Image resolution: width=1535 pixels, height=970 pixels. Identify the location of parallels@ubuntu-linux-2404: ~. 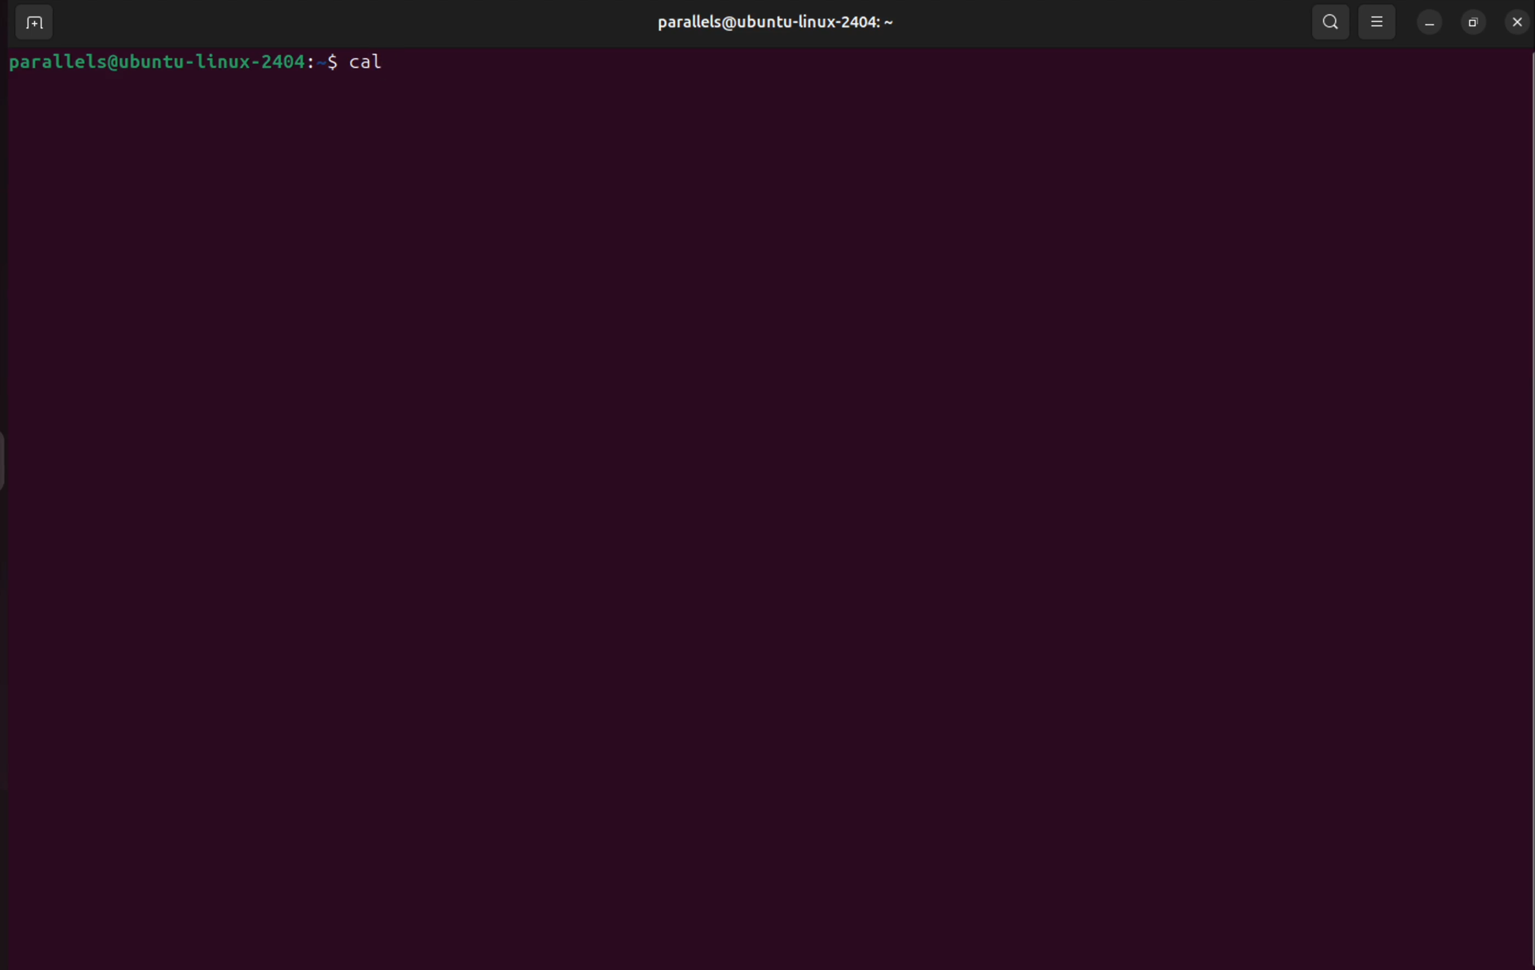
(771, 26).